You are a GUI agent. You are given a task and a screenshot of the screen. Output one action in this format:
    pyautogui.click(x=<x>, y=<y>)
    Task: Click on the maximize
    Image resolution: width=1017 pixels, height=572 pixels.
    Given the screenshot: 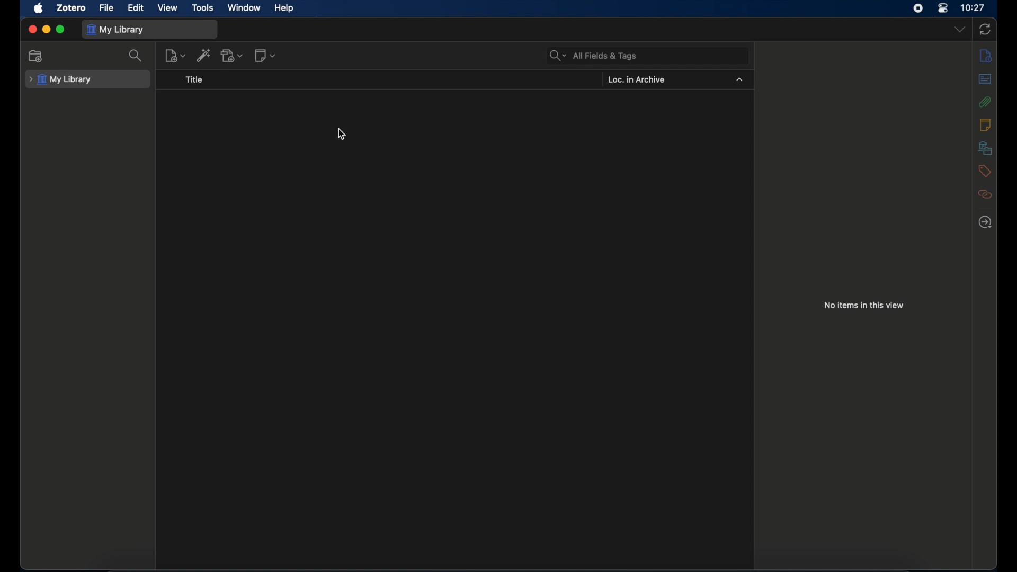 What is the action you would take?
    pyautogui.click(x=61, y=29)
    